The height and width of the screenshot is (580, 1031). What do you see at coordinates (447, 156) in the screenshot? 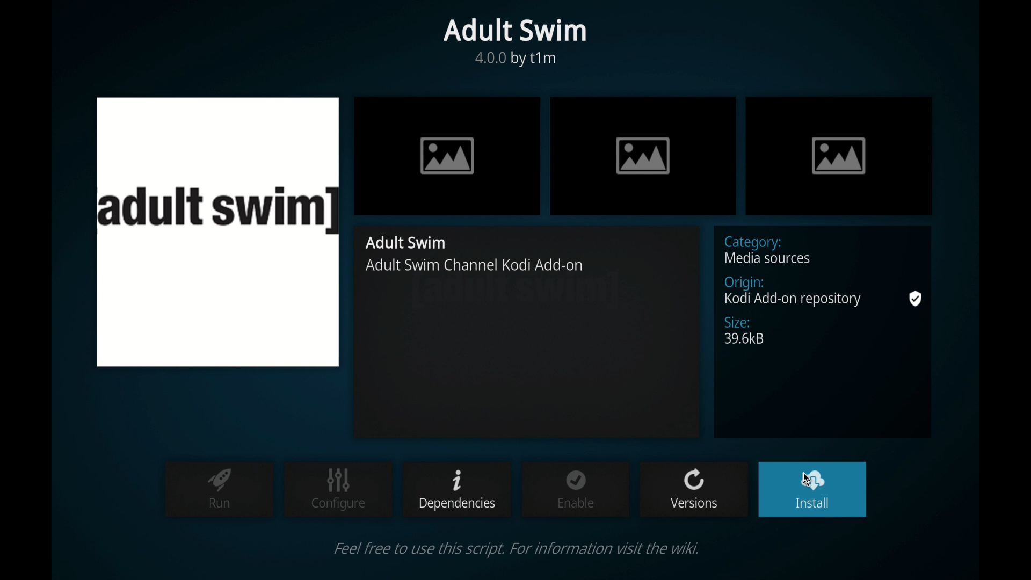
I see `image icon` at bounding box center [447, 156].